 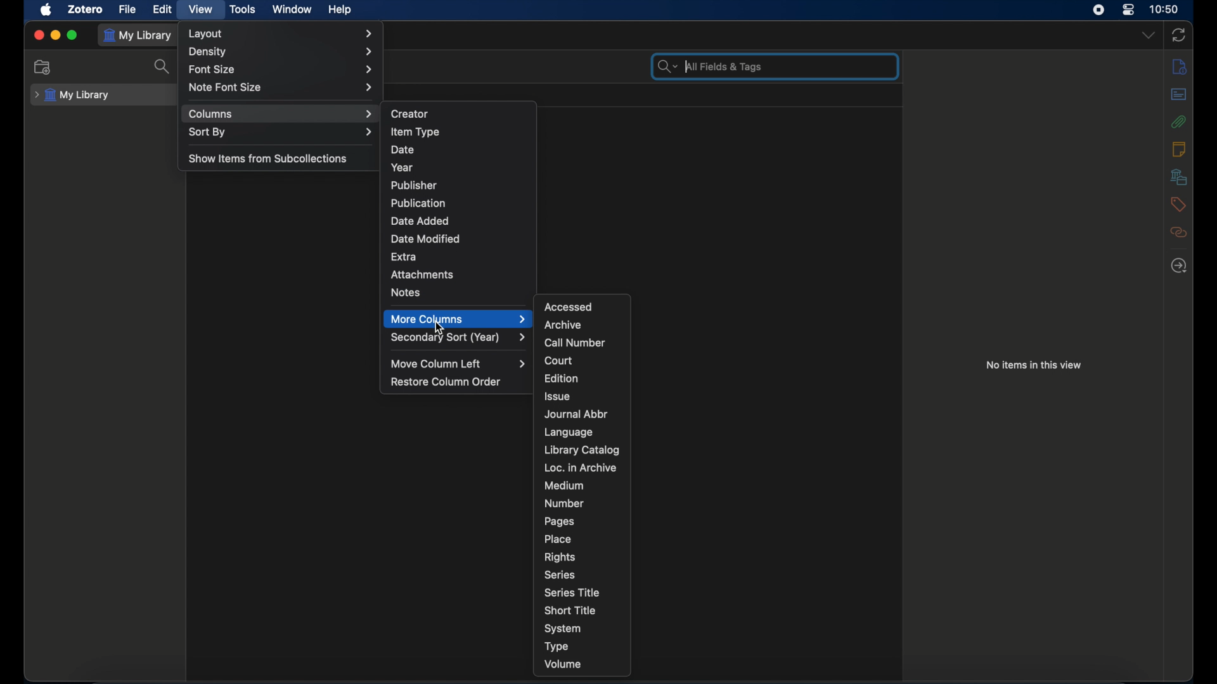 What do you see at coordinates (415, 132) in the screenshot?
I see `item type` at bounding box center [415, 132].